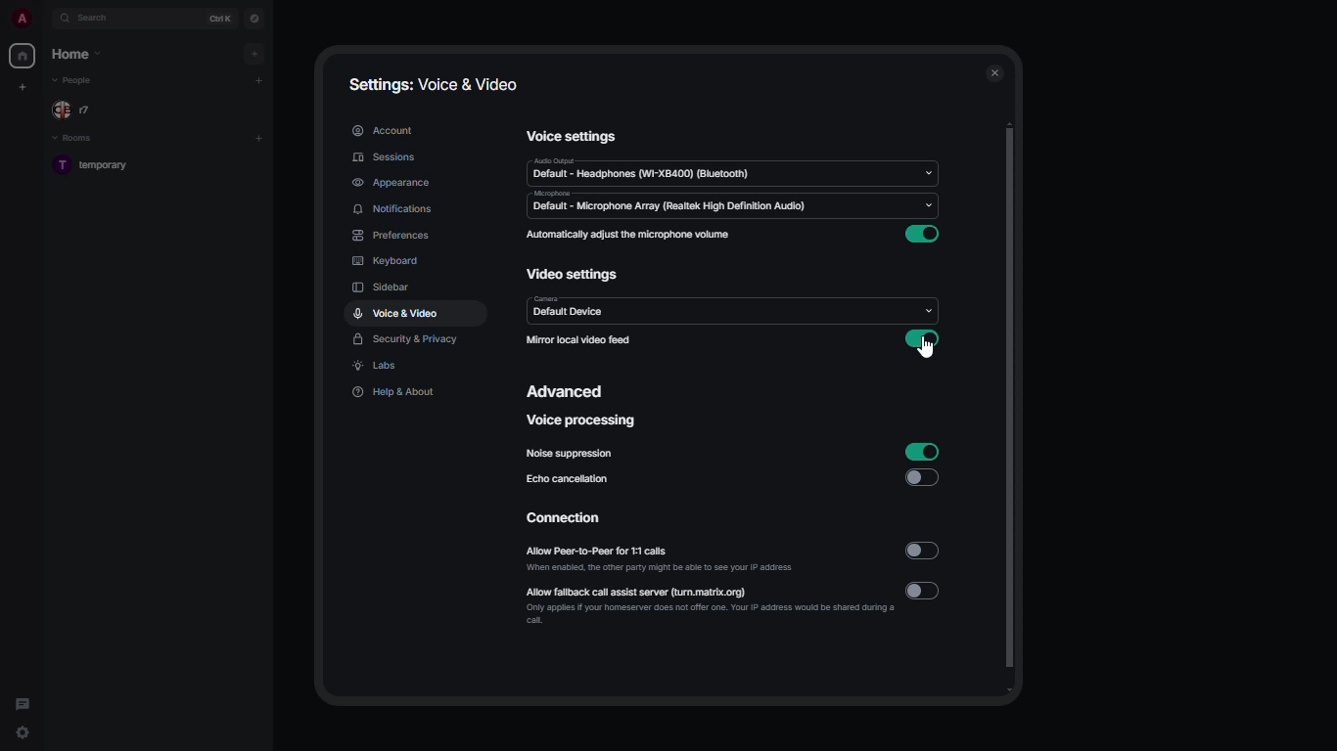 The image size is (1337, 751). Describe the element at coordinates (929, 173) in the screenshot. I see `drop down` at that location.